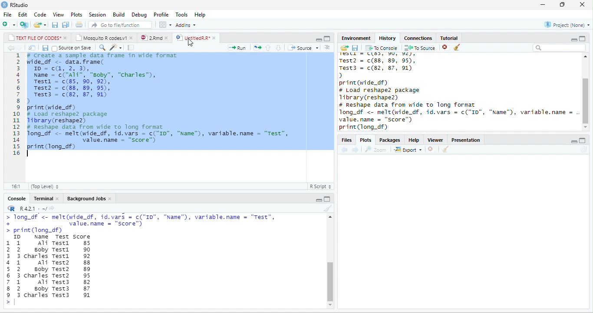 The image size is (593, 313). What do you see at coordinates (77, 15) in the screenshot?
I see `Plots` at bounding box center [77, 15].